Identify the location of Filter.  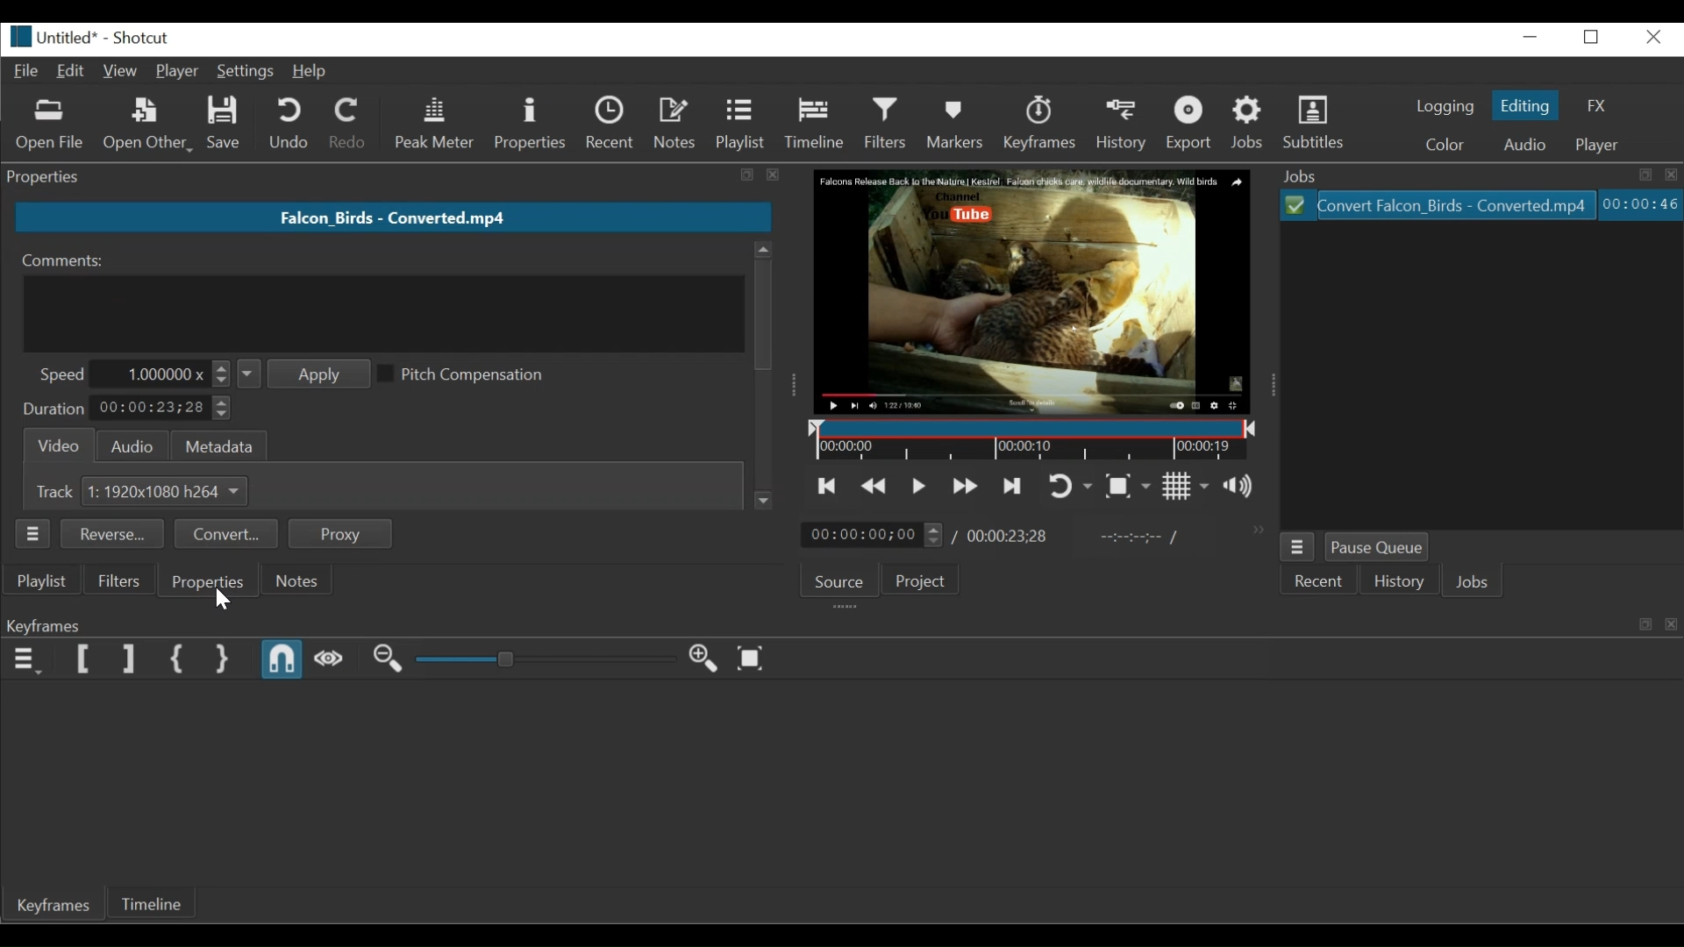
(888, 125).